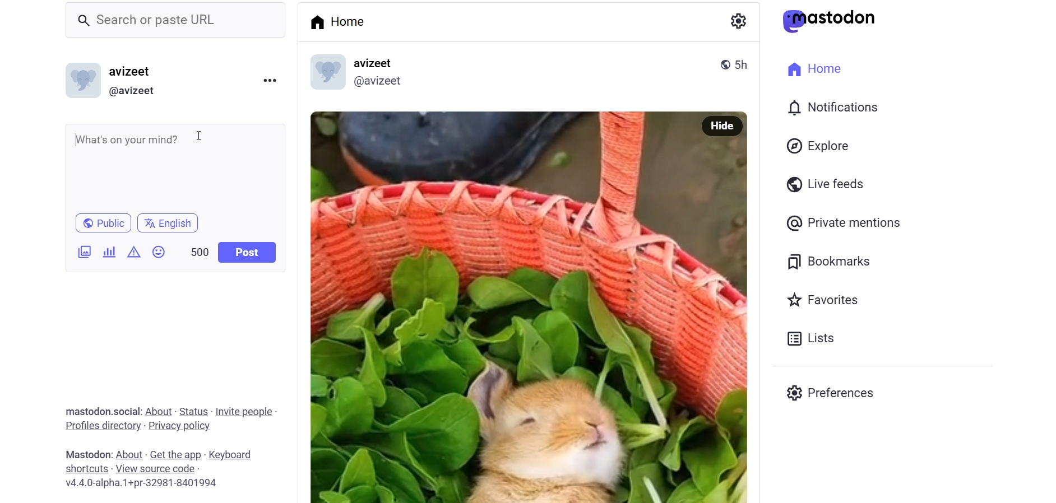 Image resolution: width=1056 pixels, height=503 pixels. Describe the element at coordinates (100, 223) in the screenshot. I see `public` at that location.